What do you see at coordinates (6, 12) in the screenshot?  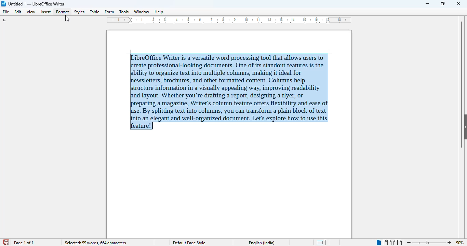 I see `file` at bounding box center [6, 12].